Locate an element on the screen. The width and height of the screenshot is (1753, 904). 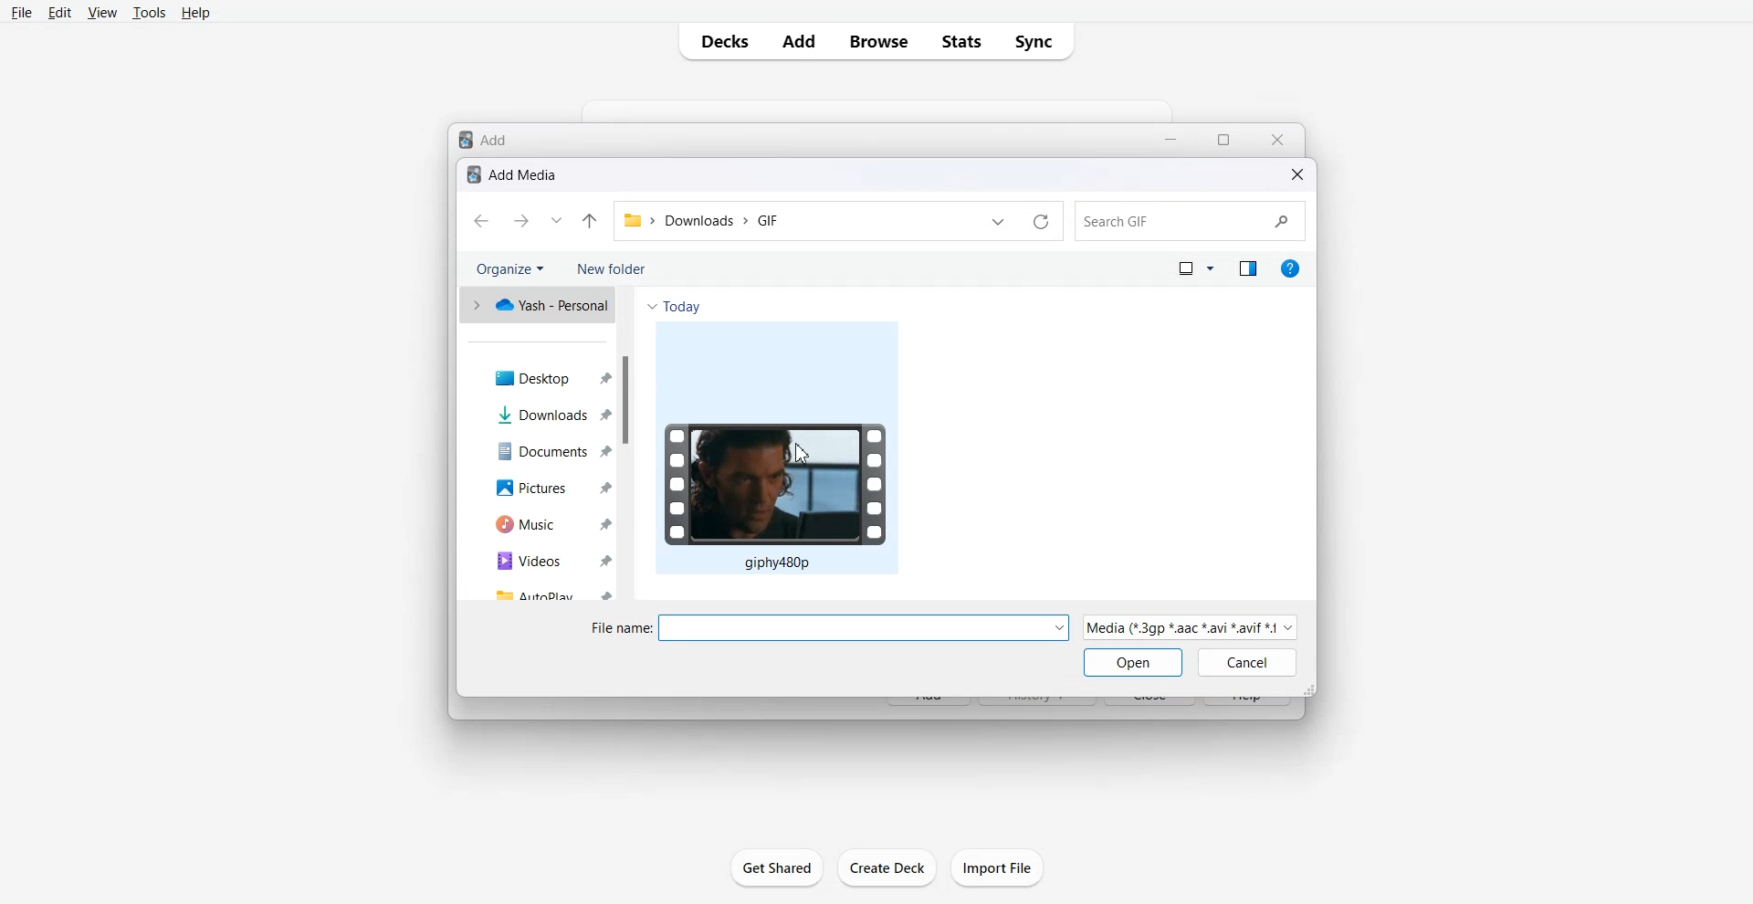
Downloads is located at coordinates (543, 415).